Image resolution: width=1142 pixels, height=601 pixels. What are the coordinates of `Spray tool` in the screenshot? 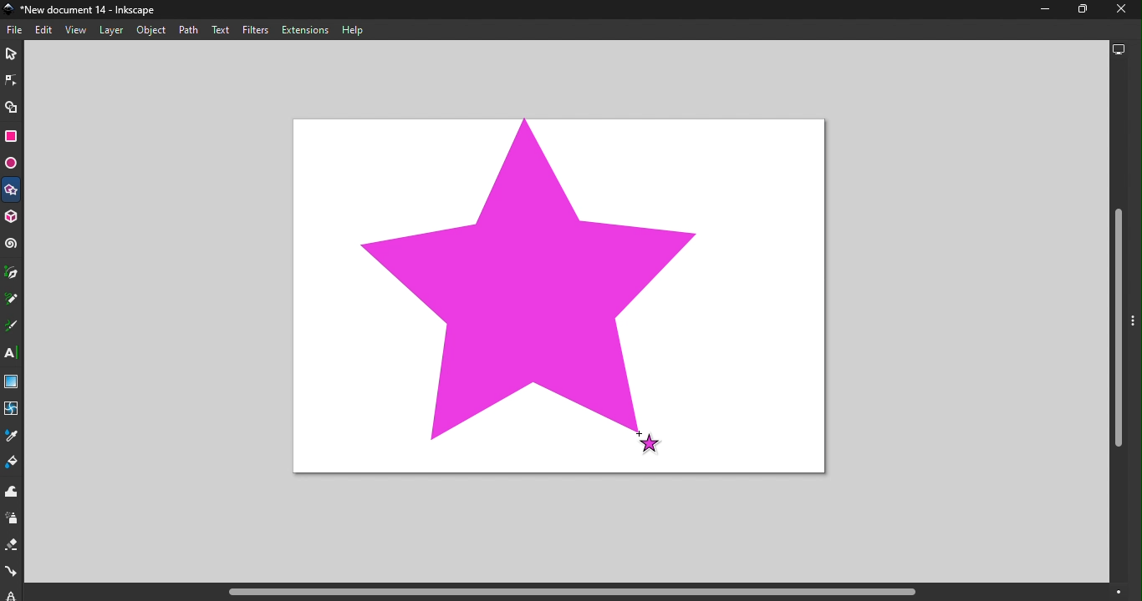 It's located at (13, 518).